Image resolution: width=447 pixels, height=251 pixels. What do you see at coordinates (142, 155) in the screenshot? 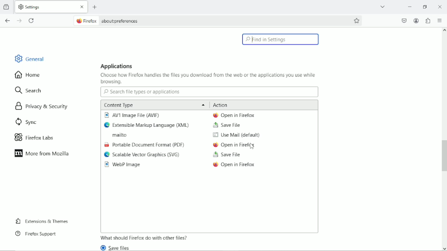
I see `Scalable Vector Graphics` at bounding box center [142, 155].